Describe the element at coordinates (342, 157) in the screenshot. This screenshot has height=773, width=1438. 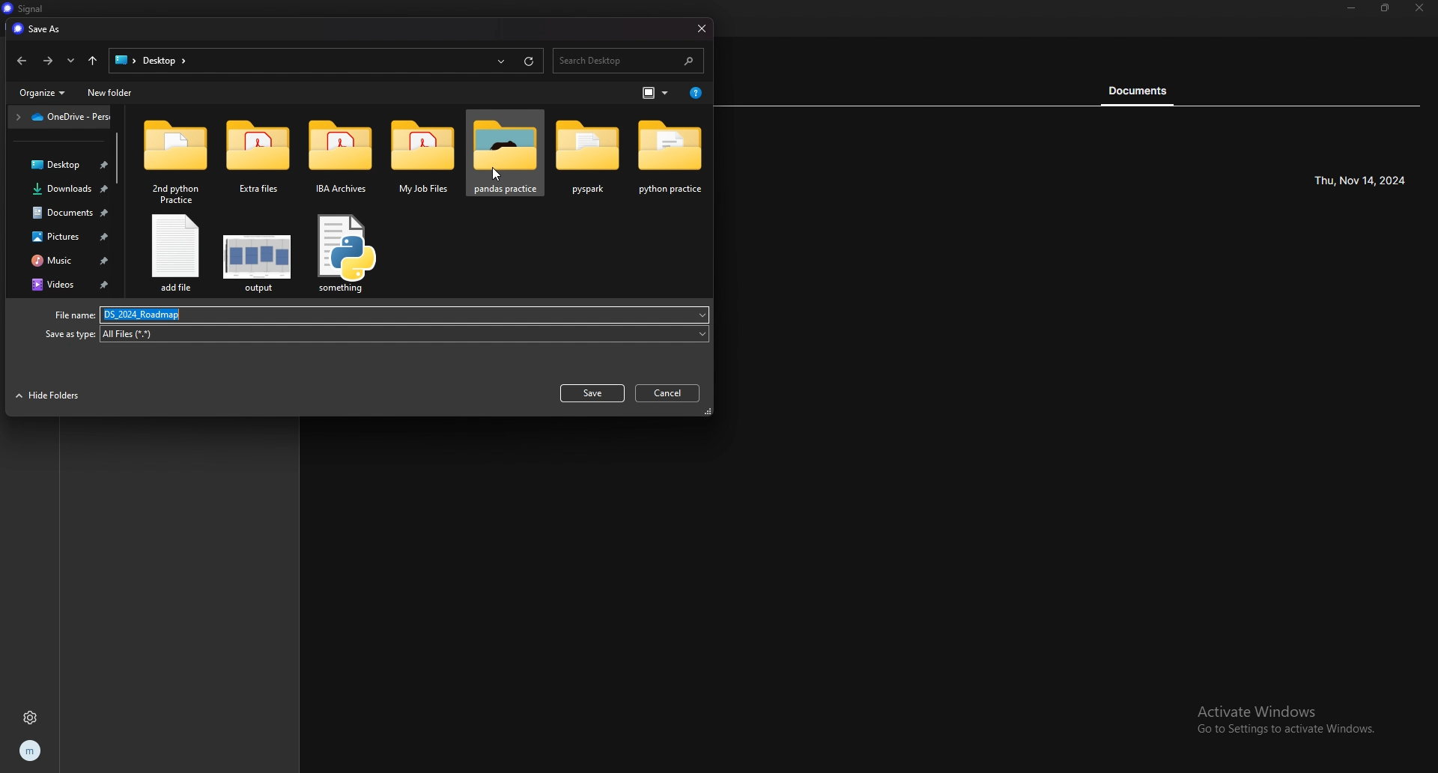
I see `folder` at that location.